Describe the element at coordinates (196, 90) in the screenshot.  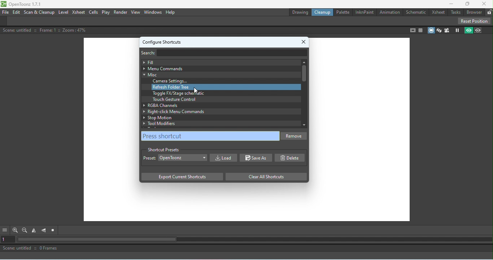
I see `Cursor` at that location.